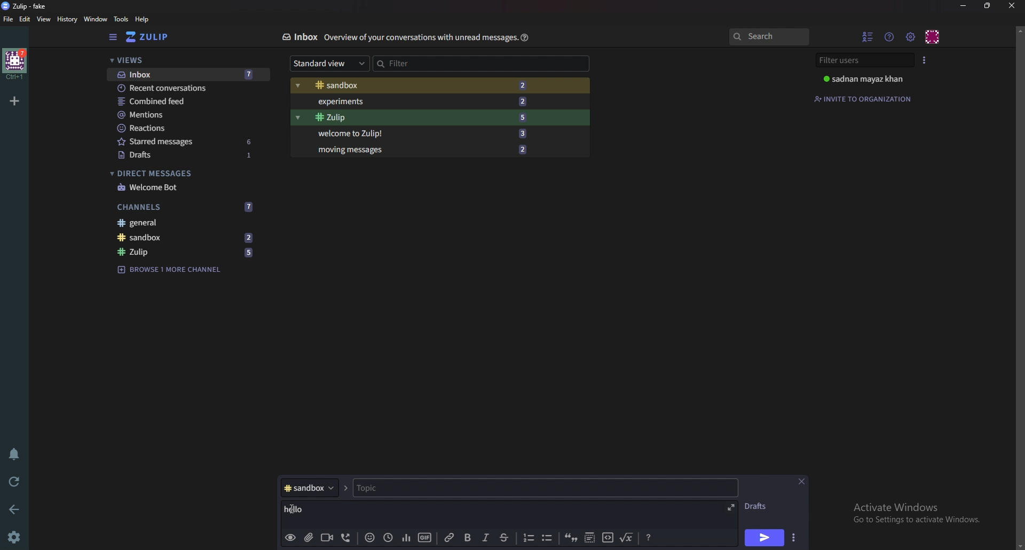 The image size is (1025, 550). Describe the element at coordinates (188, 223) in the screenshot. I see `# General` at that location.